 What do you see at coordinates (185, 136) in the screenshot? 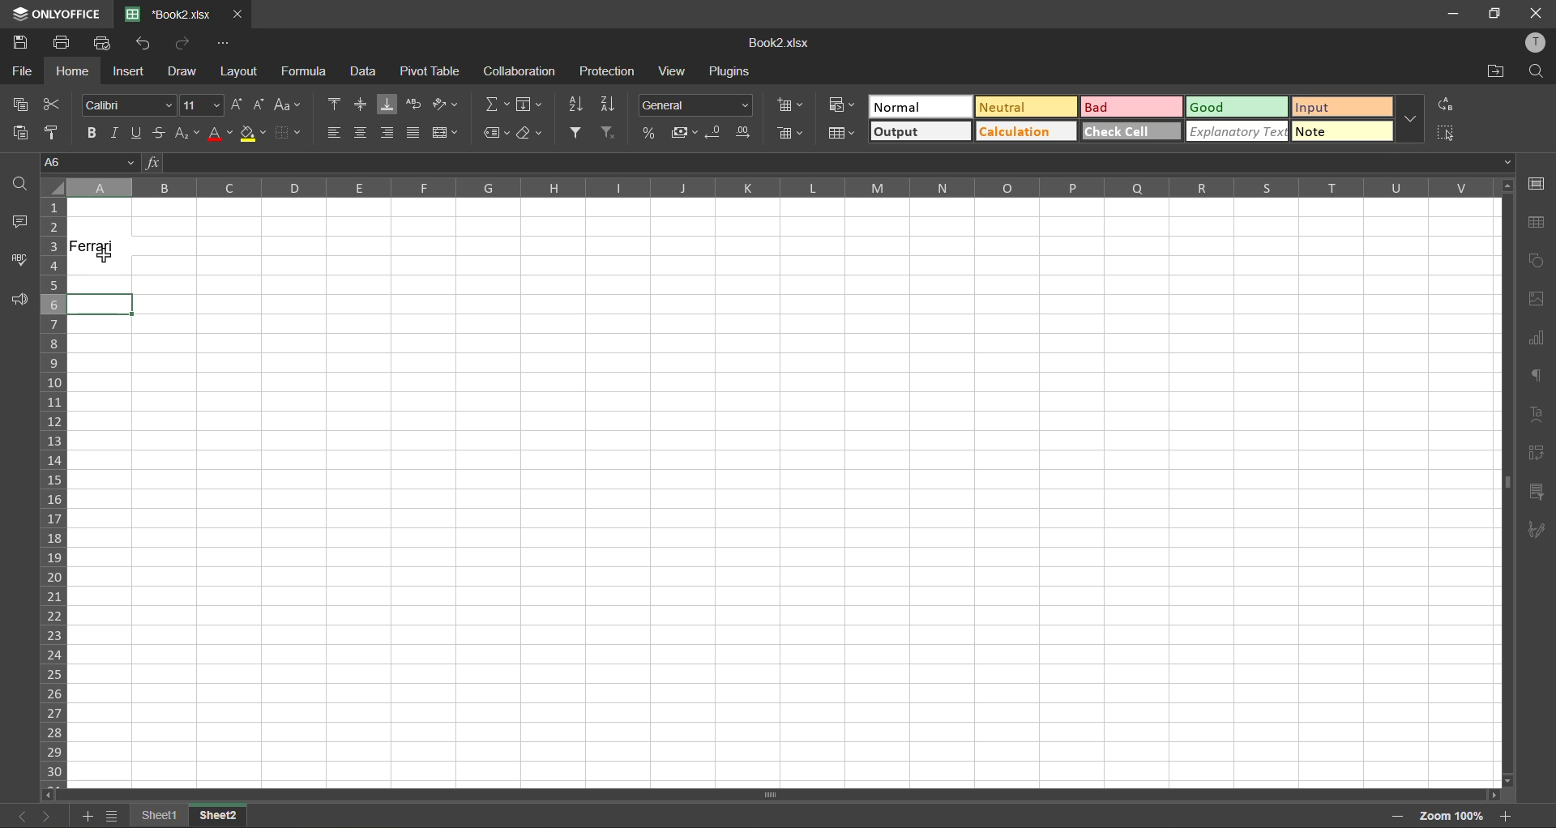
I see `sub/superscript` at bounding box center [185, 136].